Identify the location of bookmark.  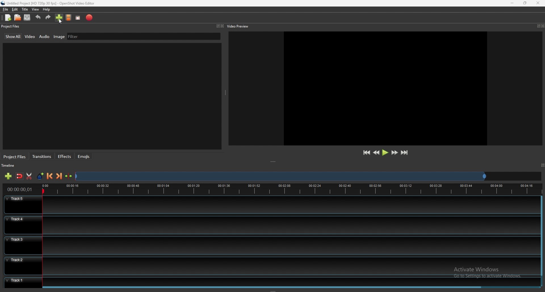
(542, 164).